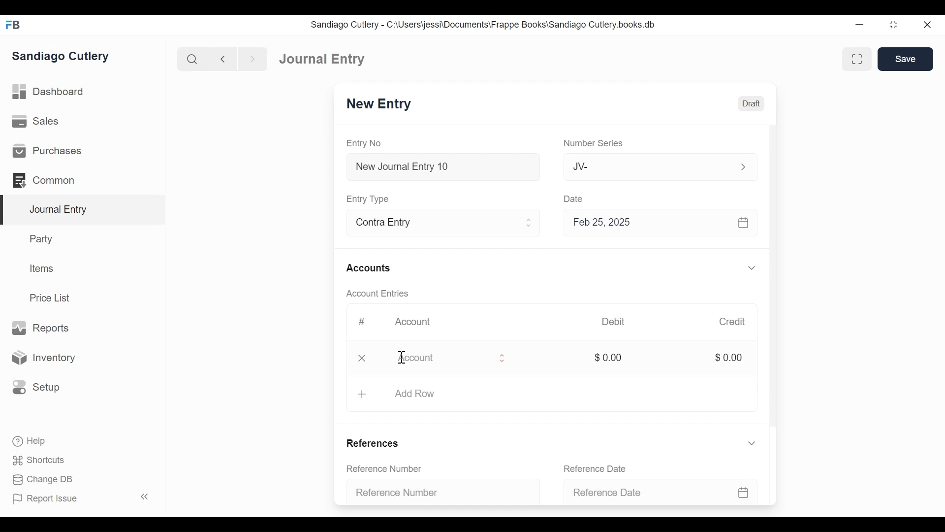  What do you see at coordinates (775, 282) in the screenshot?
I see `Vertical Scroll bar` at bounding box center [775, 282].